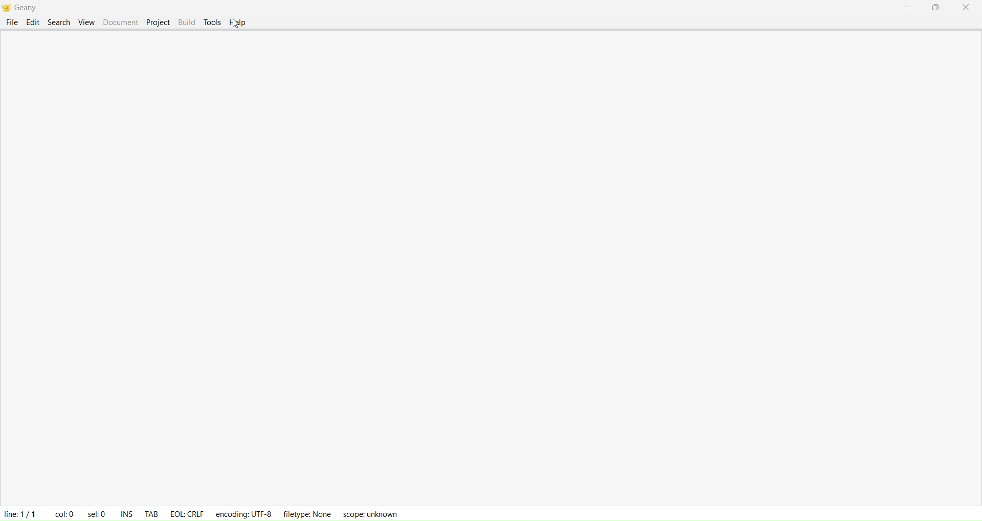 The width and height of the screenshot is (982, 521). Describe the element at coordinates (19, 512) in the screenshot. I see `line` at that location.